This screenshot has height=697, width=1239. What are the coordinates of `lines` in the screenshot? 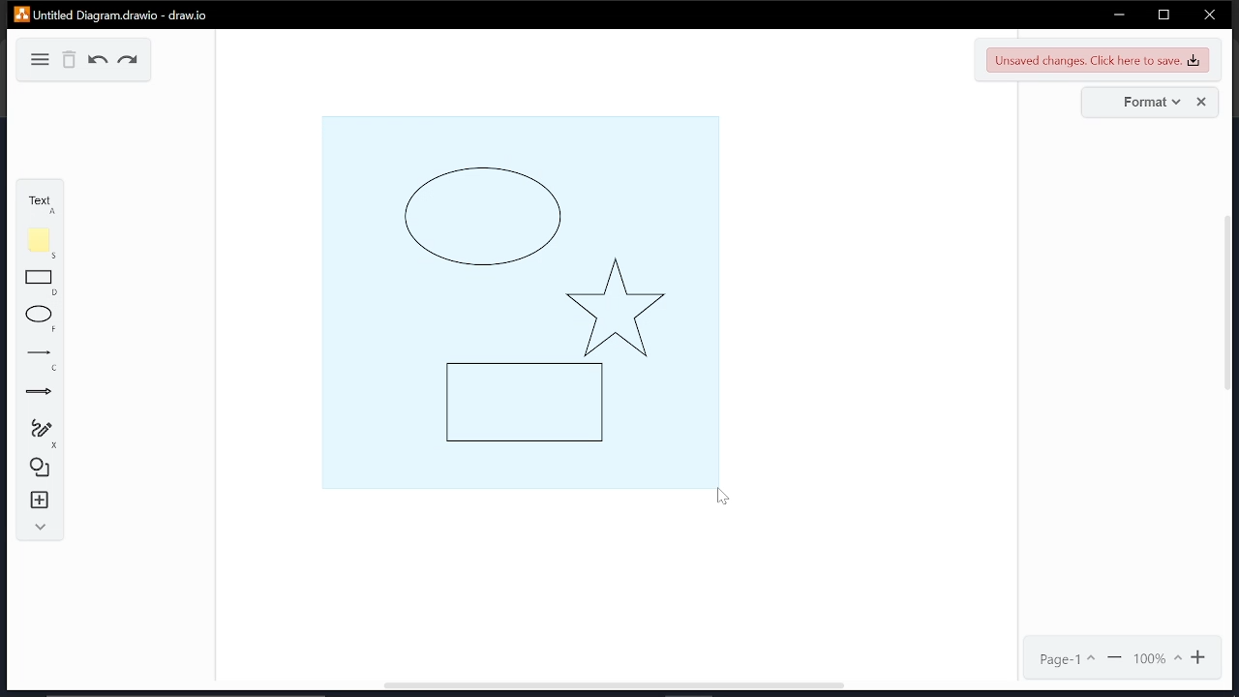 It's located at (43, 360).